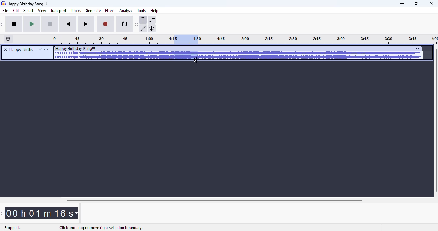 This screenshot has height=231, width=438. I want to click on horizontal scroll bar, so click(215, 200).